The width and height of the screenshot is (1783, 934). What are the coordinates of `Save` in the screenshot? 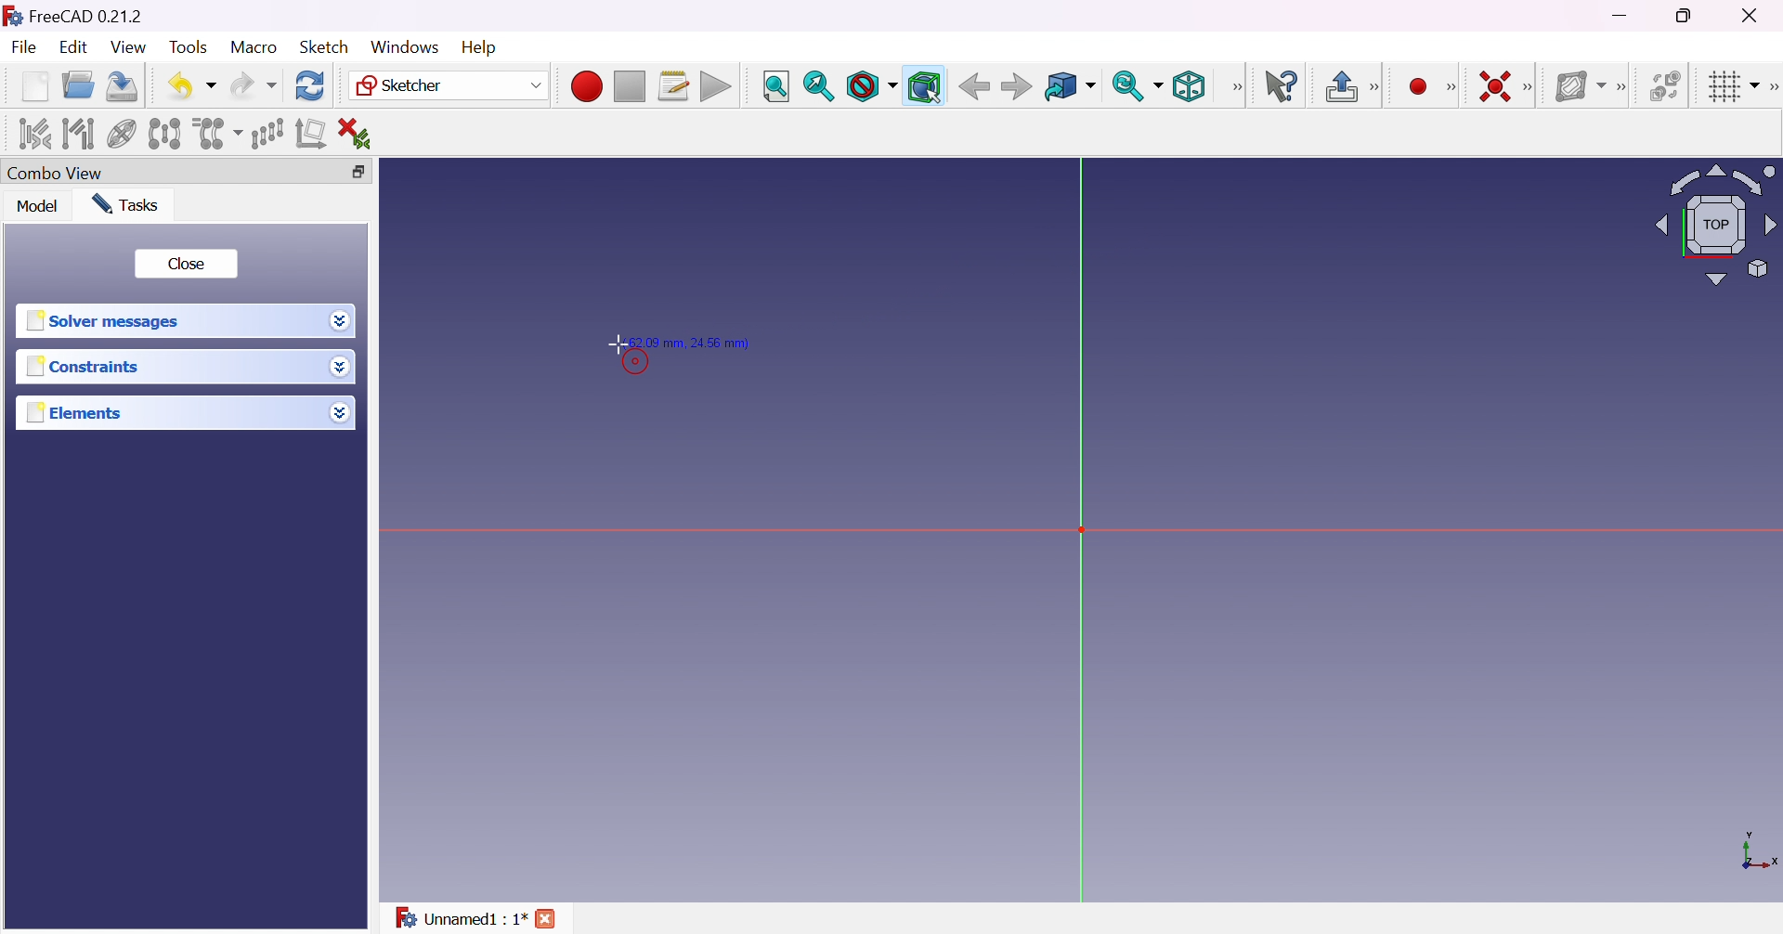 It's located at (119, 84).